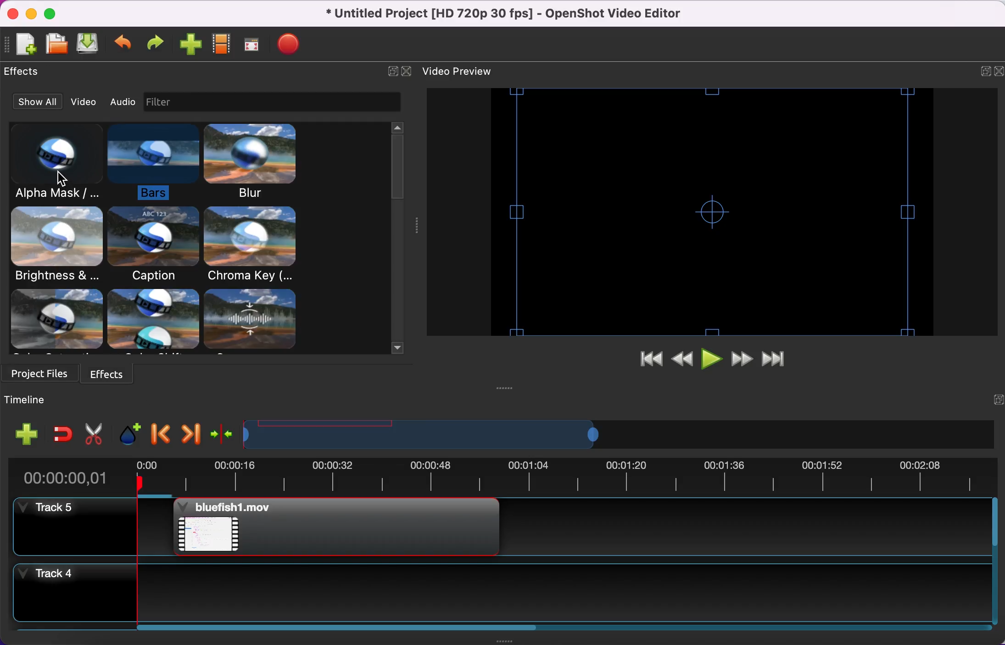 This screenshot has height=645, width=1005. I want to click on caption, so click(152, 245).